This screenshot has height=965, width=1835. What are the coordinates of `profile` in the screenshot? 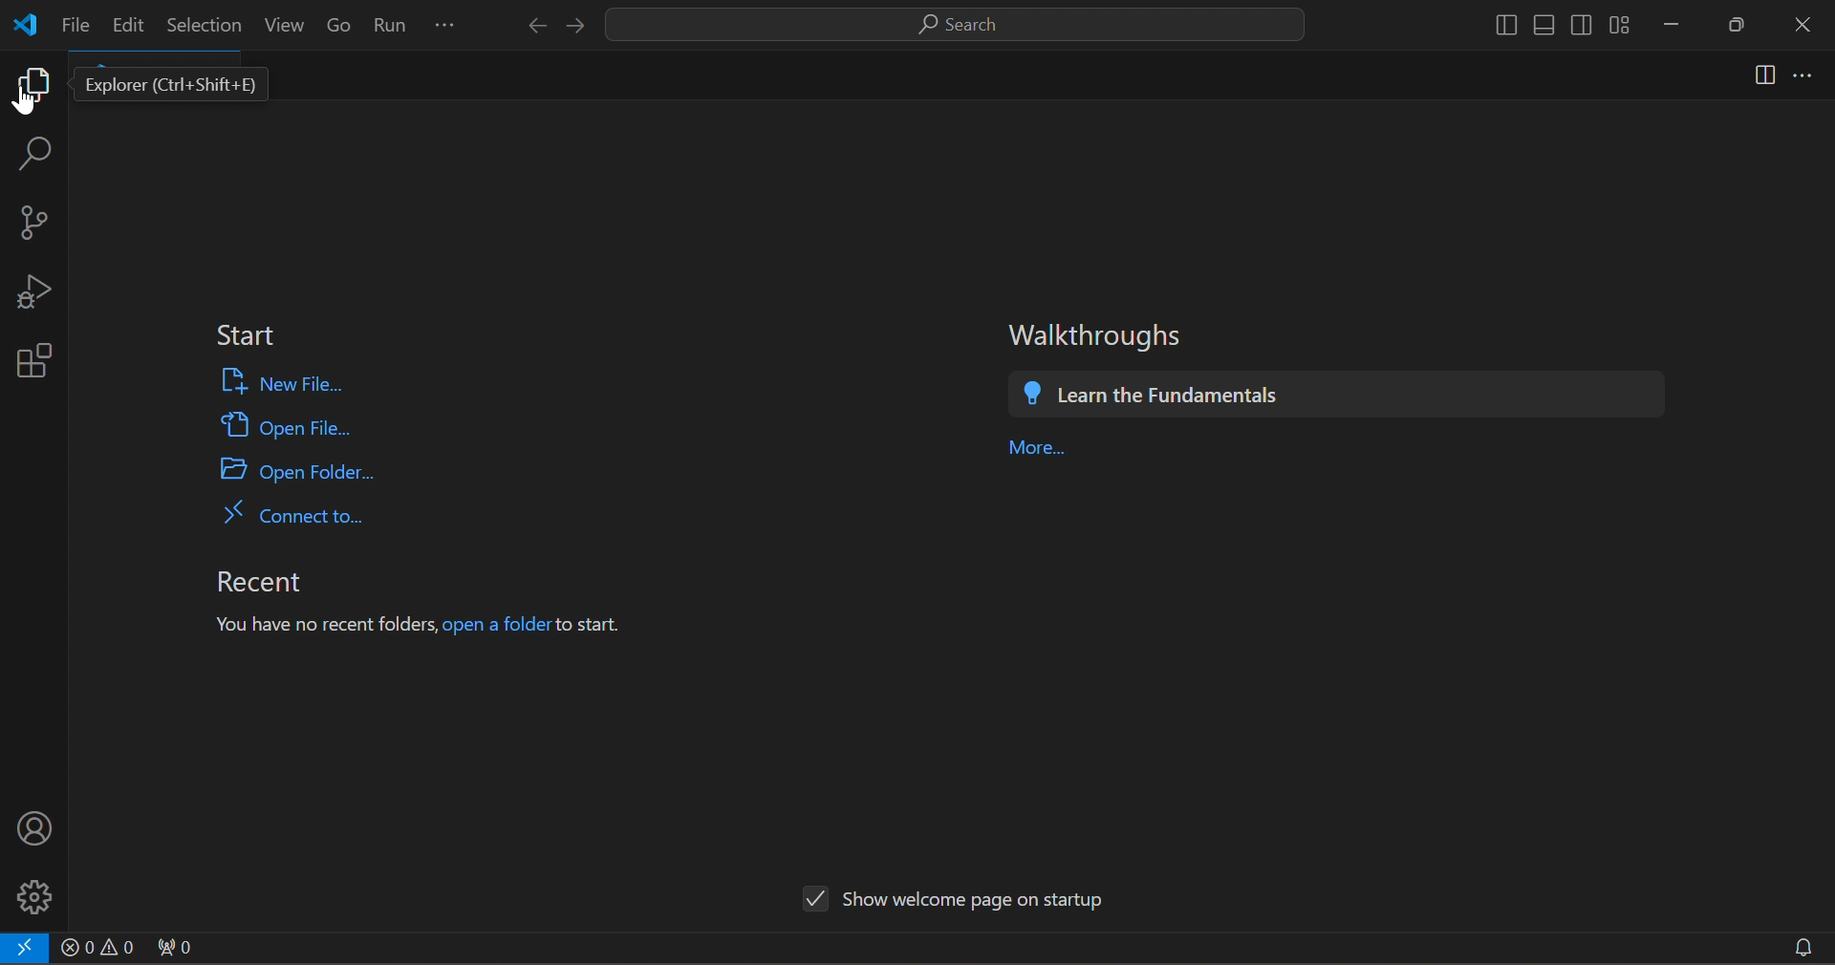 It's located at (40, 830).